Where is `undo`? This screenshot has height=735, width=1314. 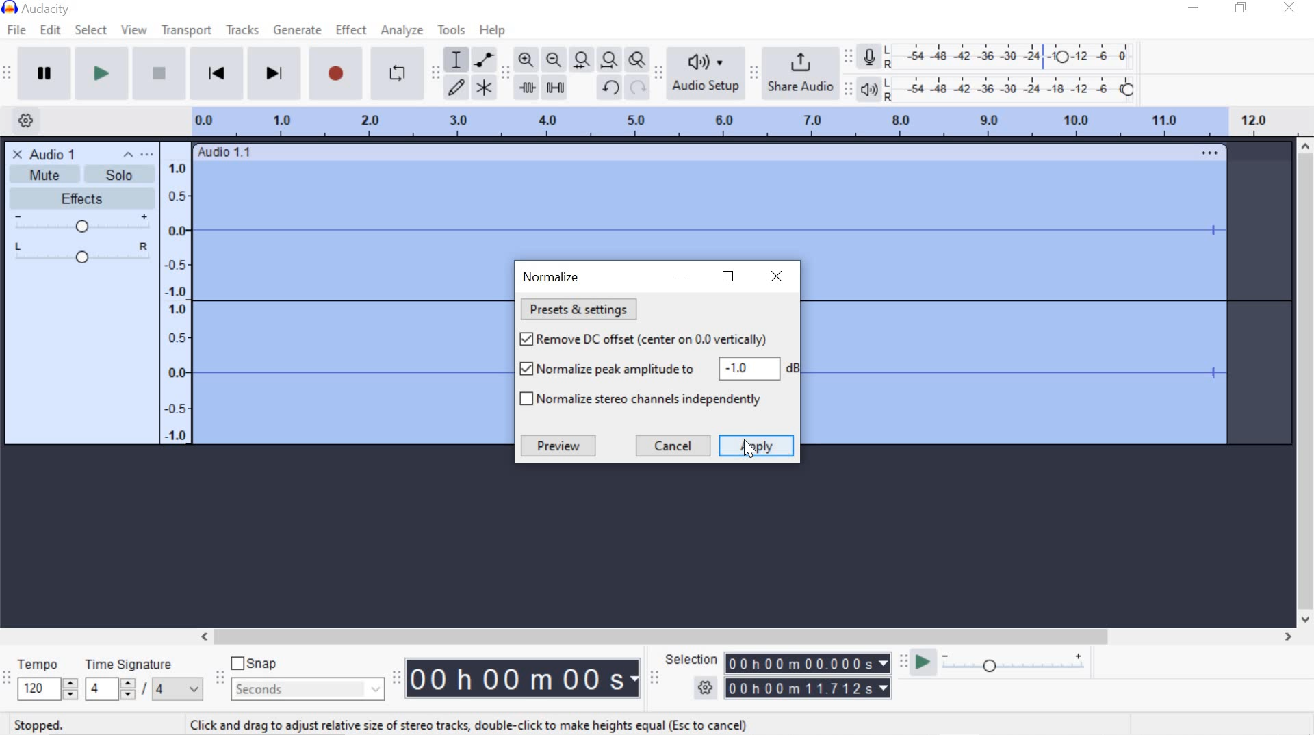 undo is located at coordinates (610, 87).